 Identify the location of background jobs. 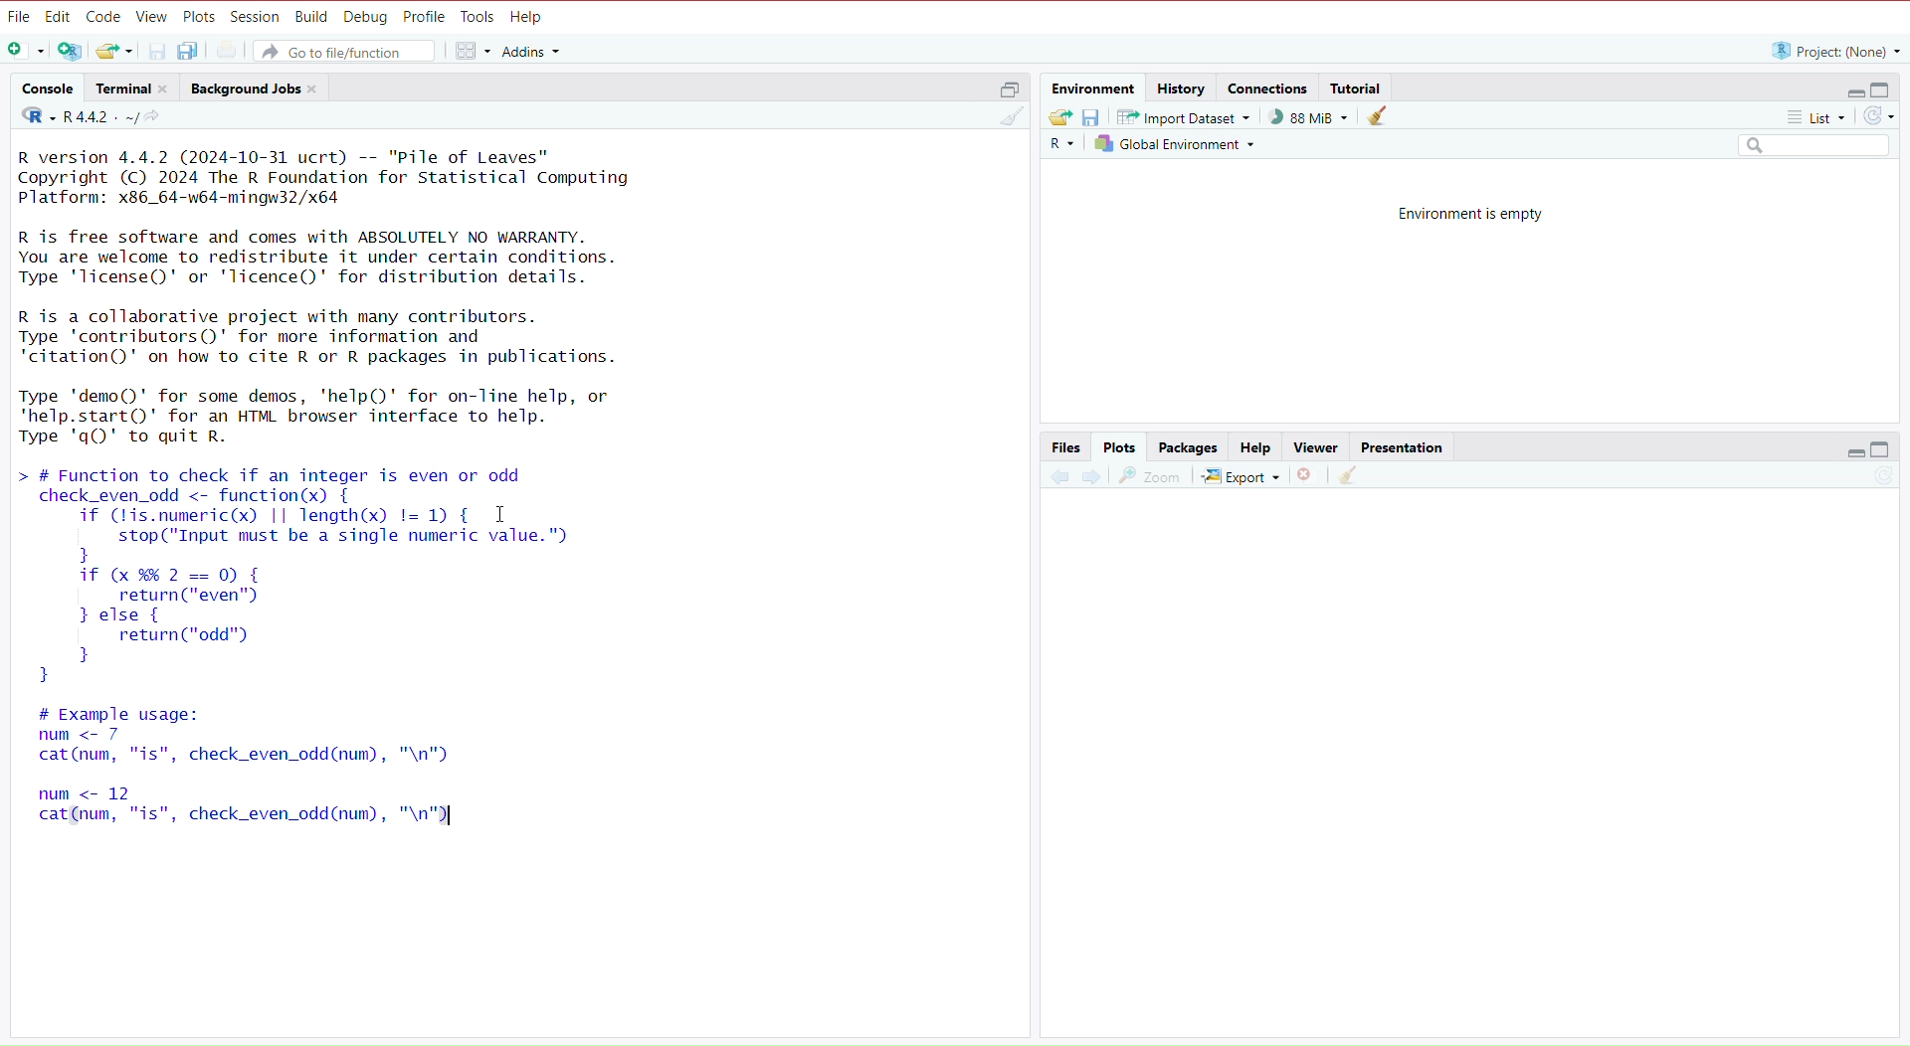
(258, 90).